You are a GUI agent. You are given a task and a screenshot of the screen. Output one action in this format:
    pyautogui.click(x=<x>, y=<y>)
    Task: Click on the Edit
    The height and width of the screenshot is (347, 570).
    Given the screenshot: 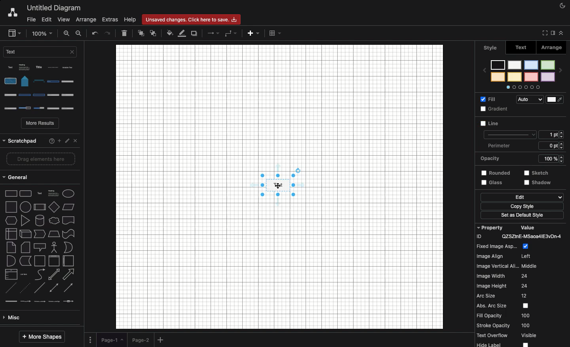 What is the action you would take?
    pyautogui.click(x=492, y=183)
    